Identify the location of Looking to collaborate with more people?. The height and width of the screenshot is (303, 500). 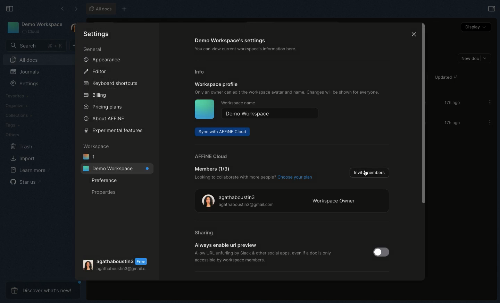
(233, 177).